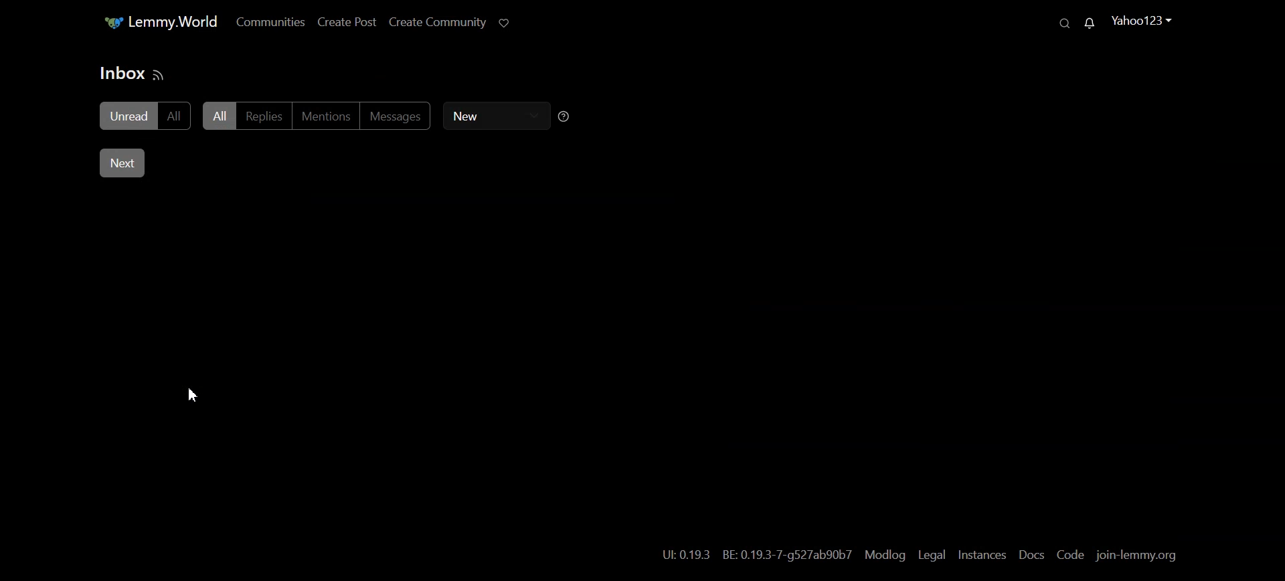 Image resolution: width=1285 pixels, height=581 pixels. Describe the element at coordinates (503, 22) in the screenshot. I see `Support Limmy` at that location.